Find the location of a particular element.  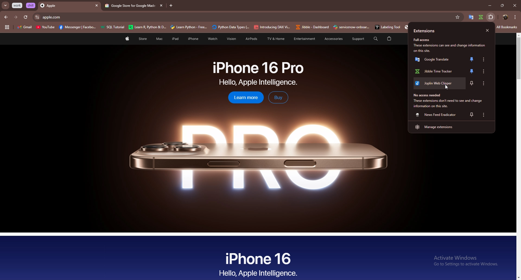

cursor is located at coordinates (447, 87).